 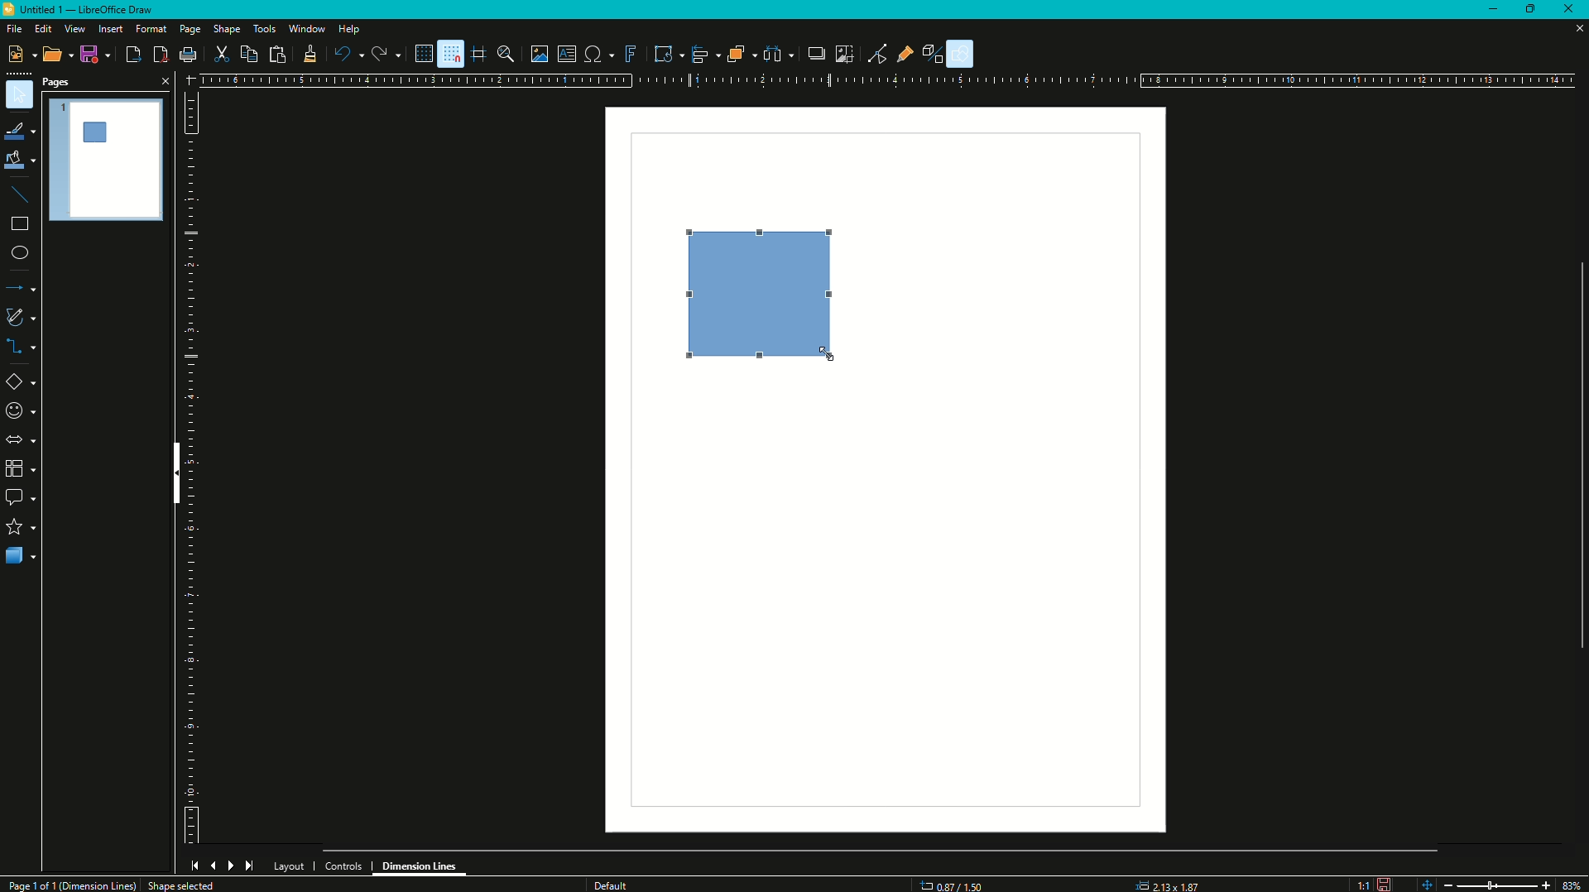 I want to click on Open, so click(x=52, y=55).